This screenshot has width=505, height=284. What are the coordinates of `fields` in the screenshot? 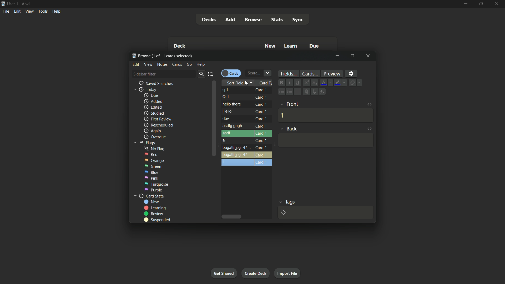 It's located at (288, 74).